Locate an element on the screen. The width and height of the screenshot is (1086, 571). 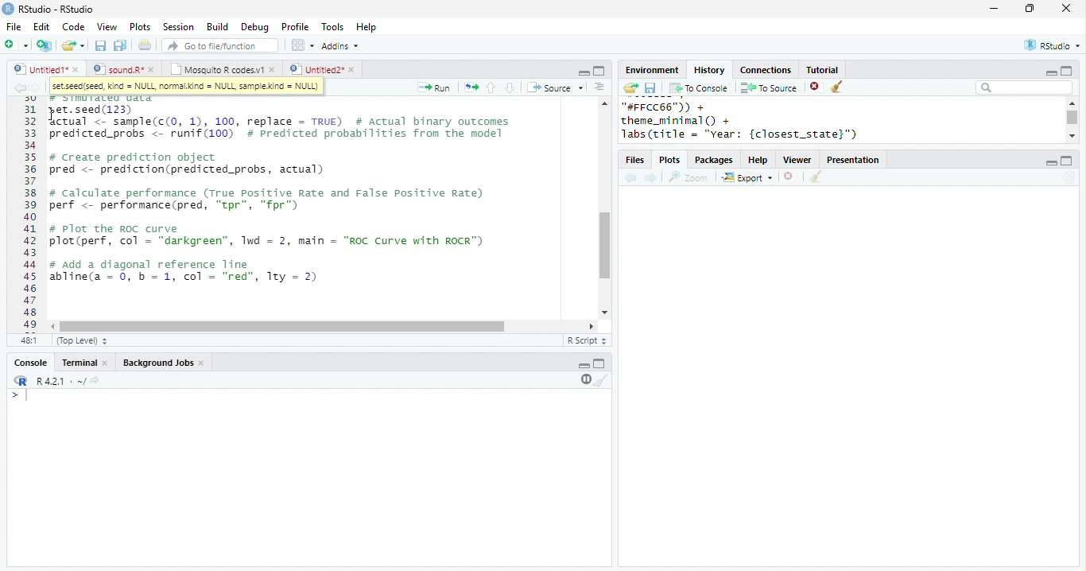
close is located at coordinates (1067, 8).